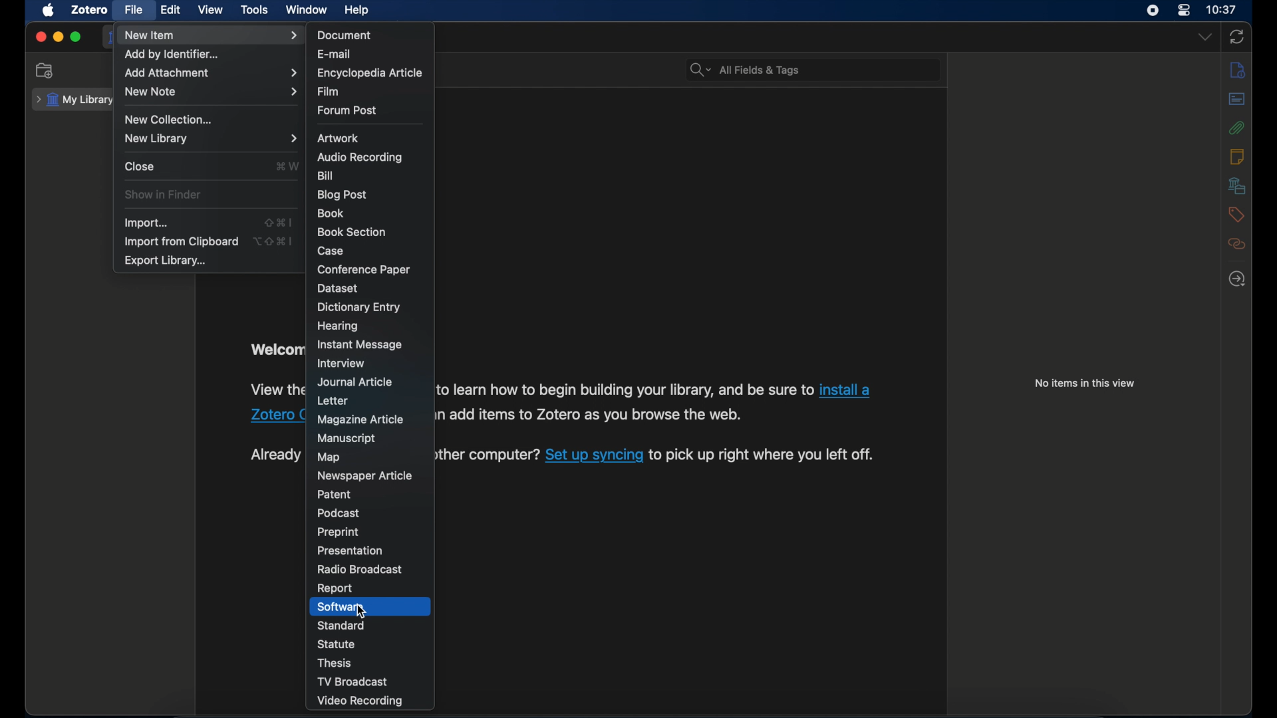  I want to click on dataset, so click(341, 287).